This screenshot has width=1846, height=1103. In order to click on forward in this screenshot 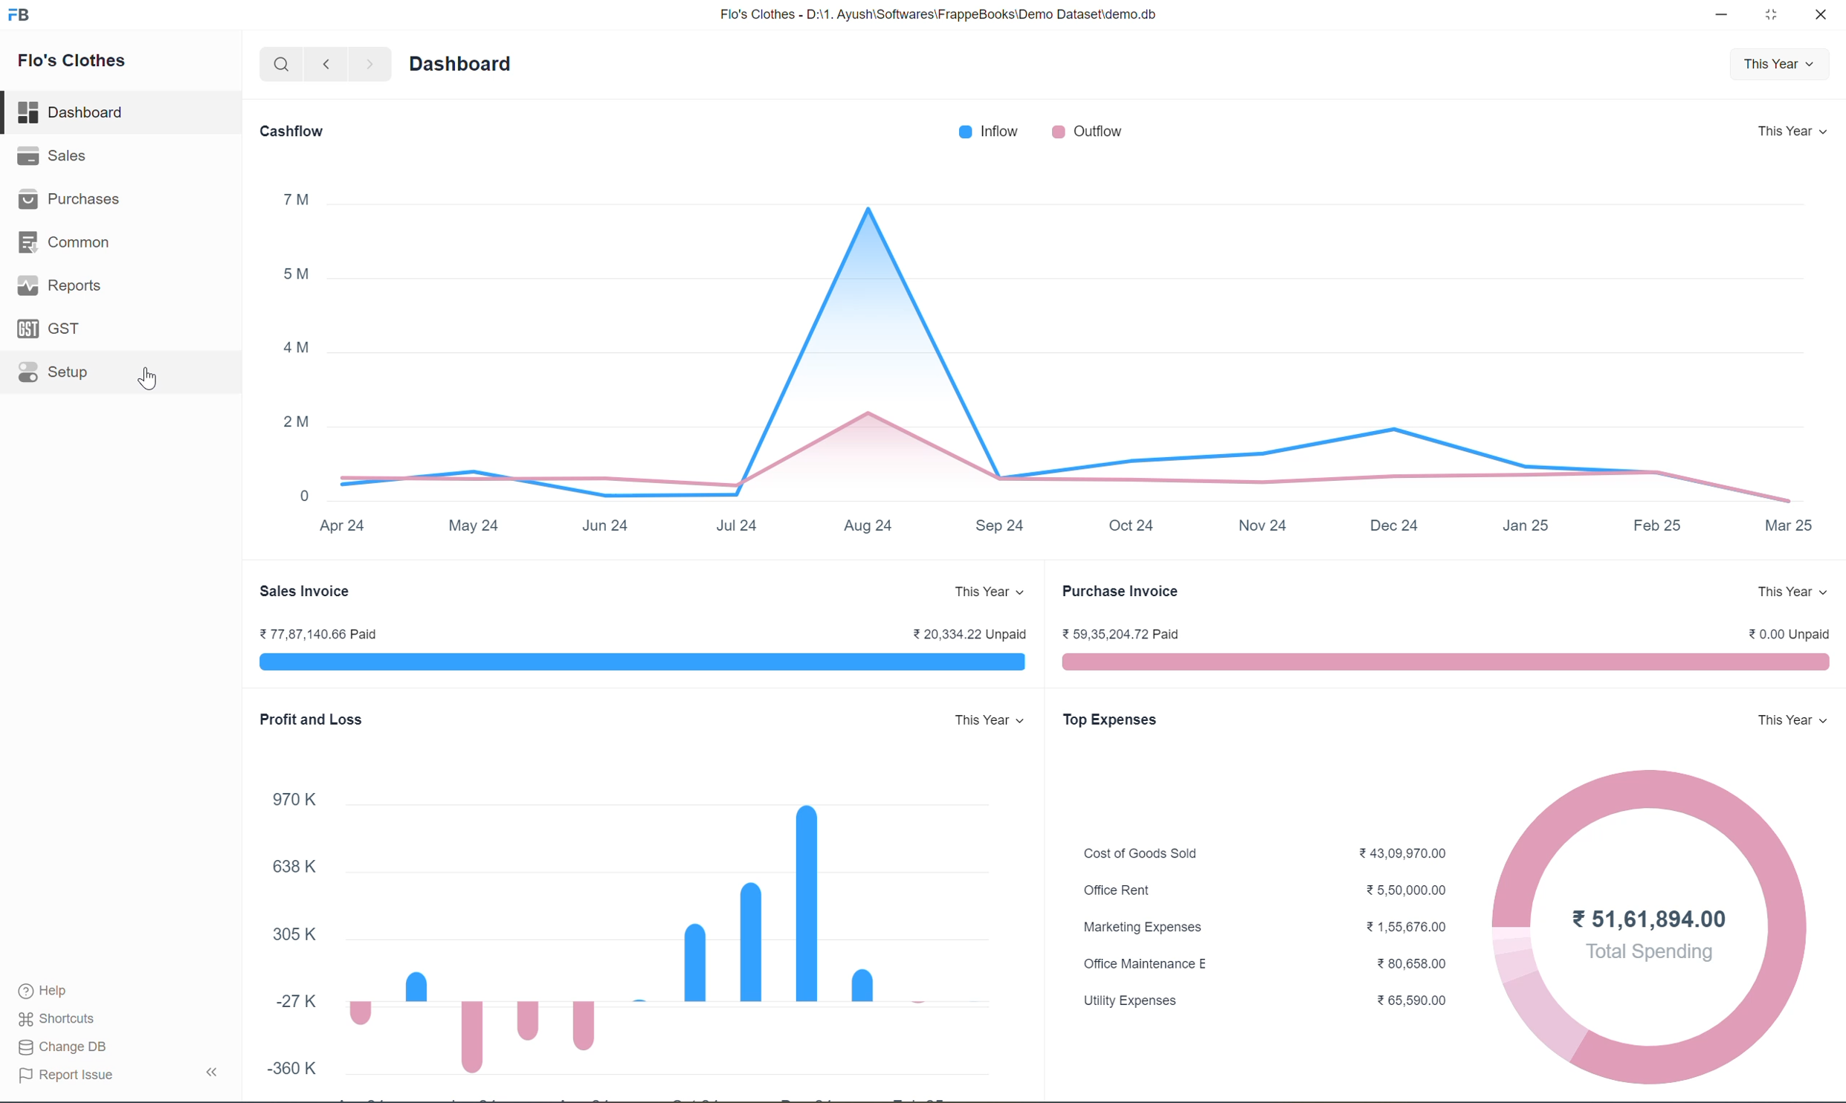, I will do `click(372, 65)`.